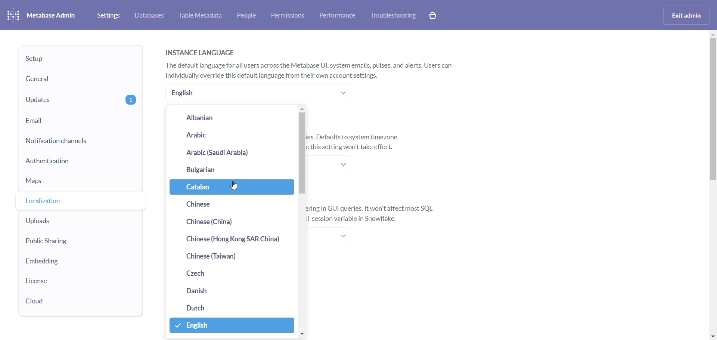 Image resolution: width=717 pixels, height=340 pixels. What do you see at coordinates (713, 337) in the screenshot?
I see `move down` at bounding box center [713, 337].